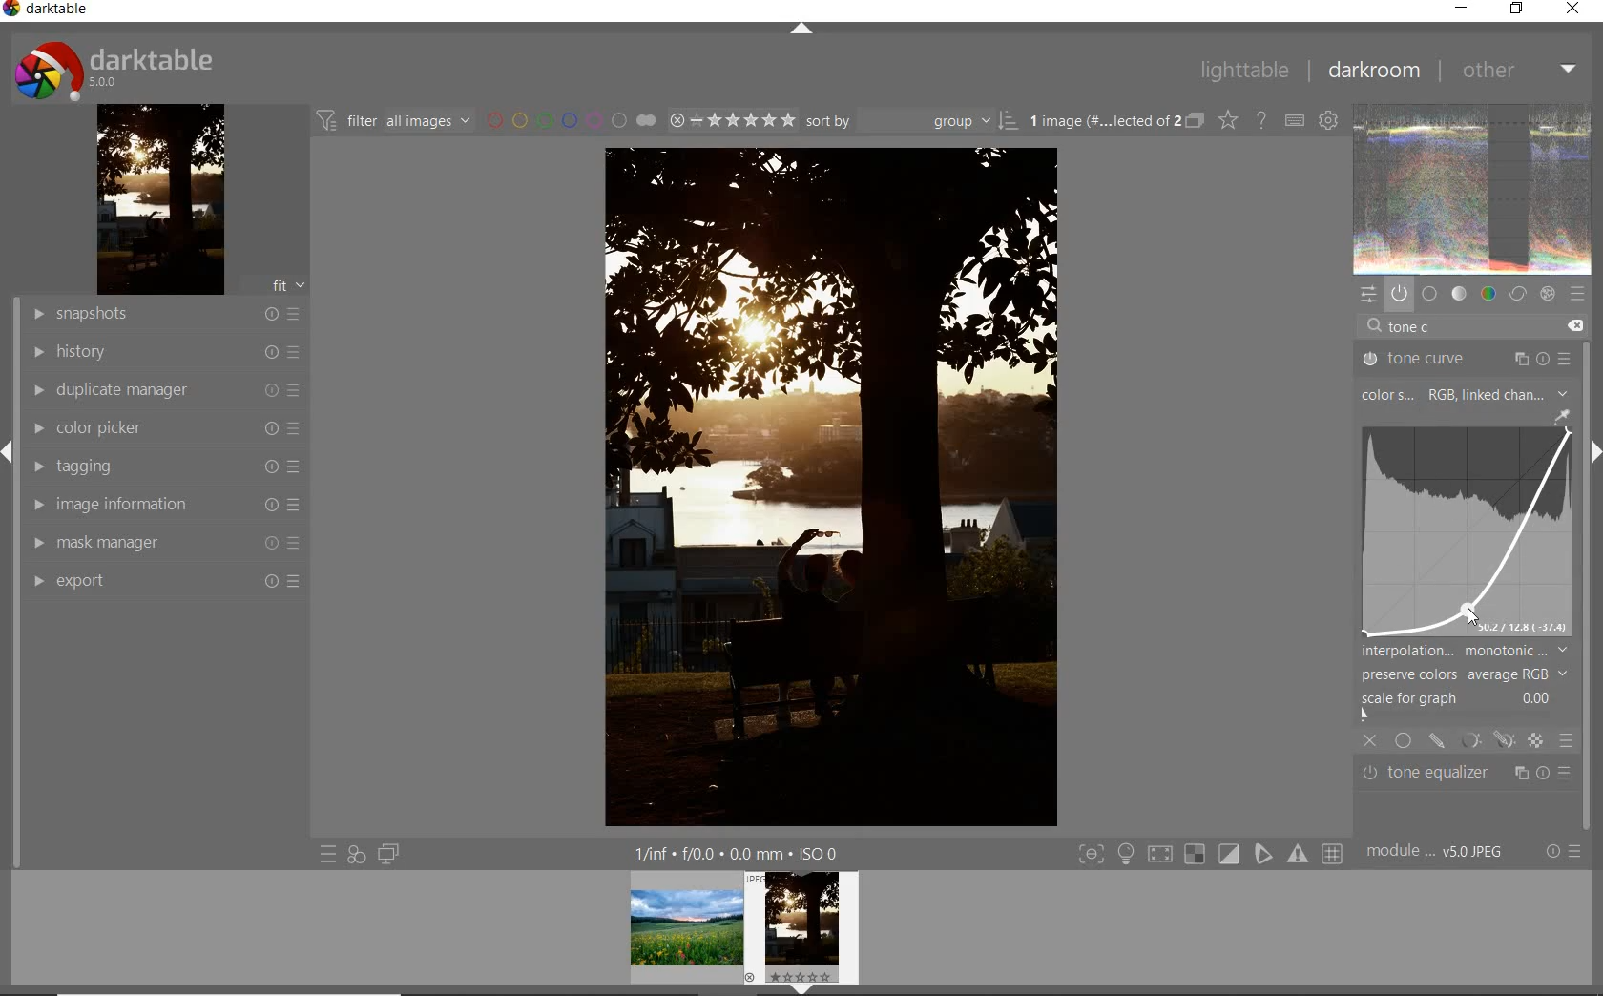  What do you see at coordinates (1547, 294) in the screenshot?
I see `effect` at bounding box center [1547, 294].